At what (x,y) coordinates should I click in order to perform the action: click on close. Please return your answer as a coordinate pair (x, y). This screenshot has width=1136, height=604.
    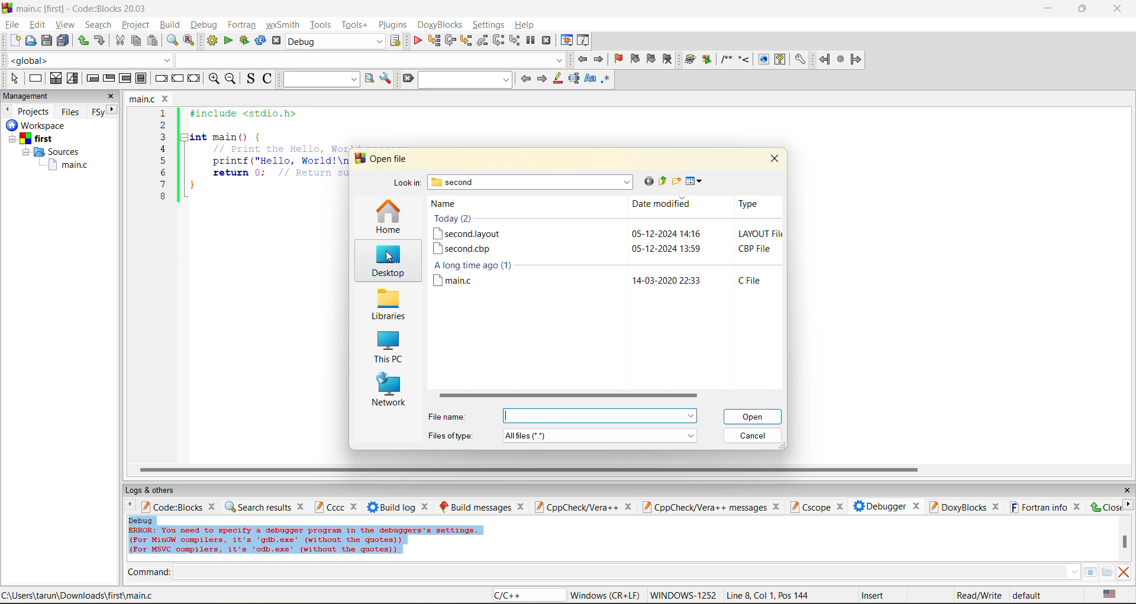
    Looking at the image, I should click on (778, 506).